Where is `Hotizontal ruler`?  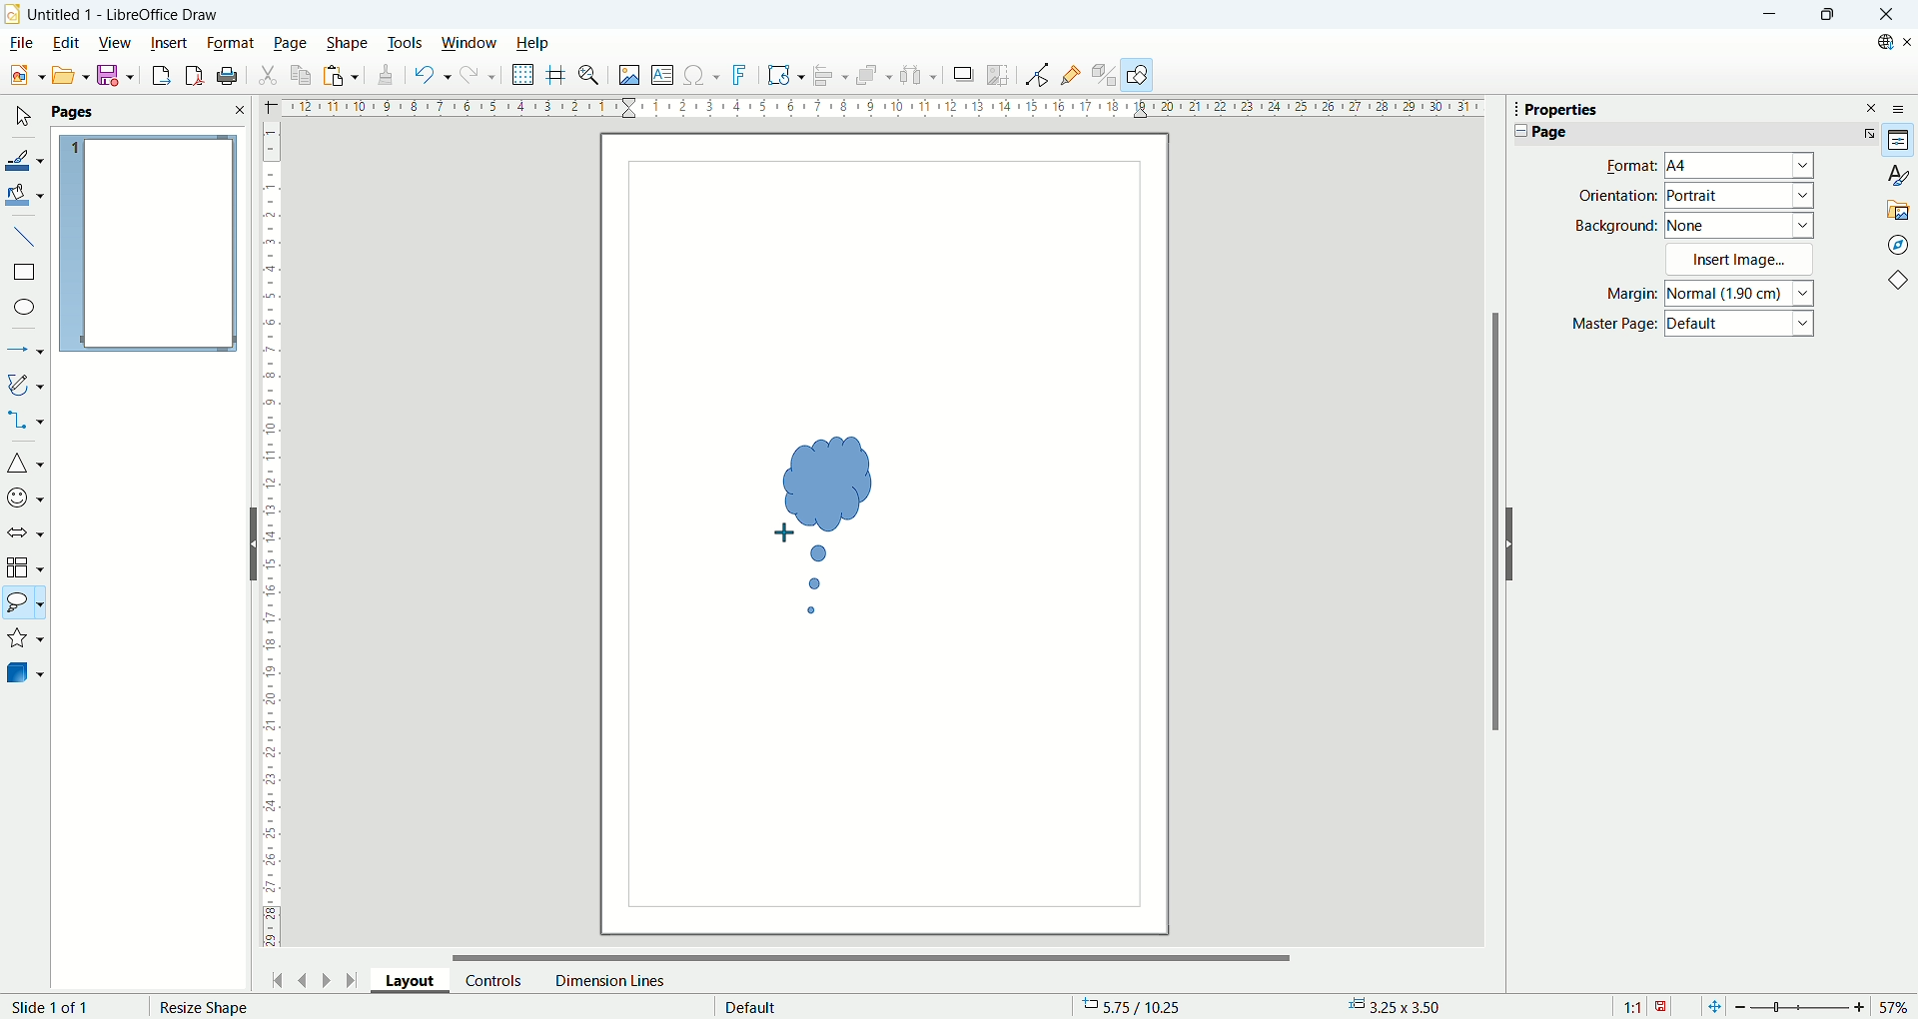
Hotizontal ruler is located at coordinates (882, 110).